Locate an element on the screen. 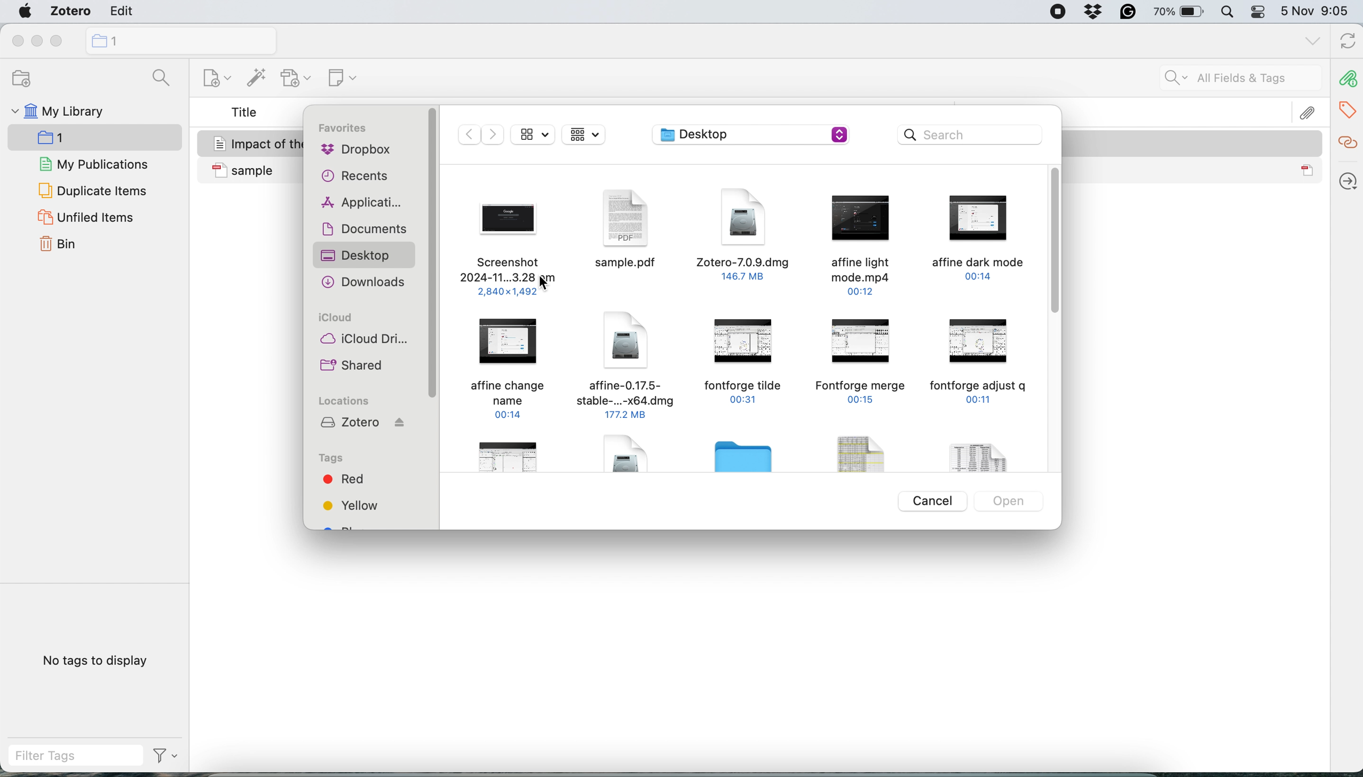  Next is located at coordinates (494, 135).